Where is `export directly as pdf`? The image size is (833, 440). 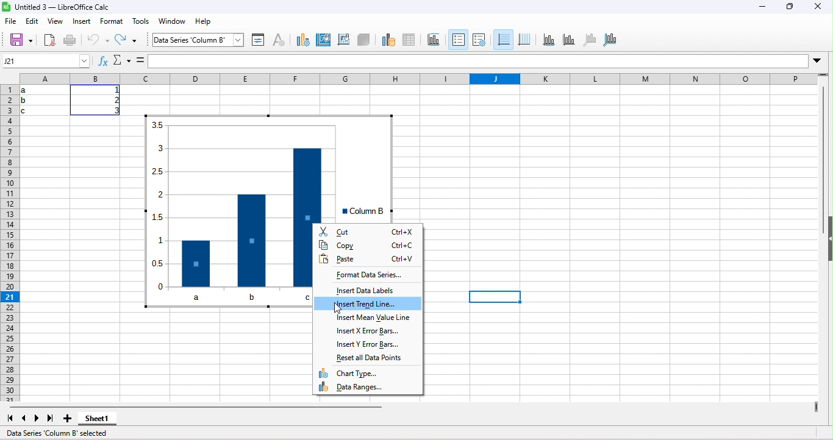
export directly as pdf is located at coordinates (50, 41).